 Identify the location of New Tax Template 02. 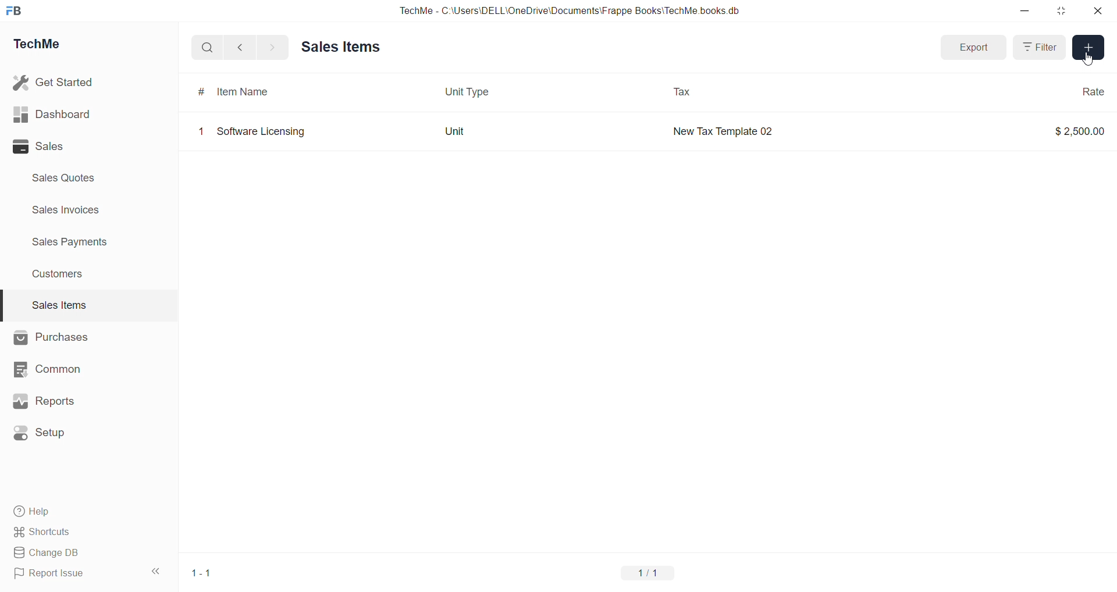
(722, 131).